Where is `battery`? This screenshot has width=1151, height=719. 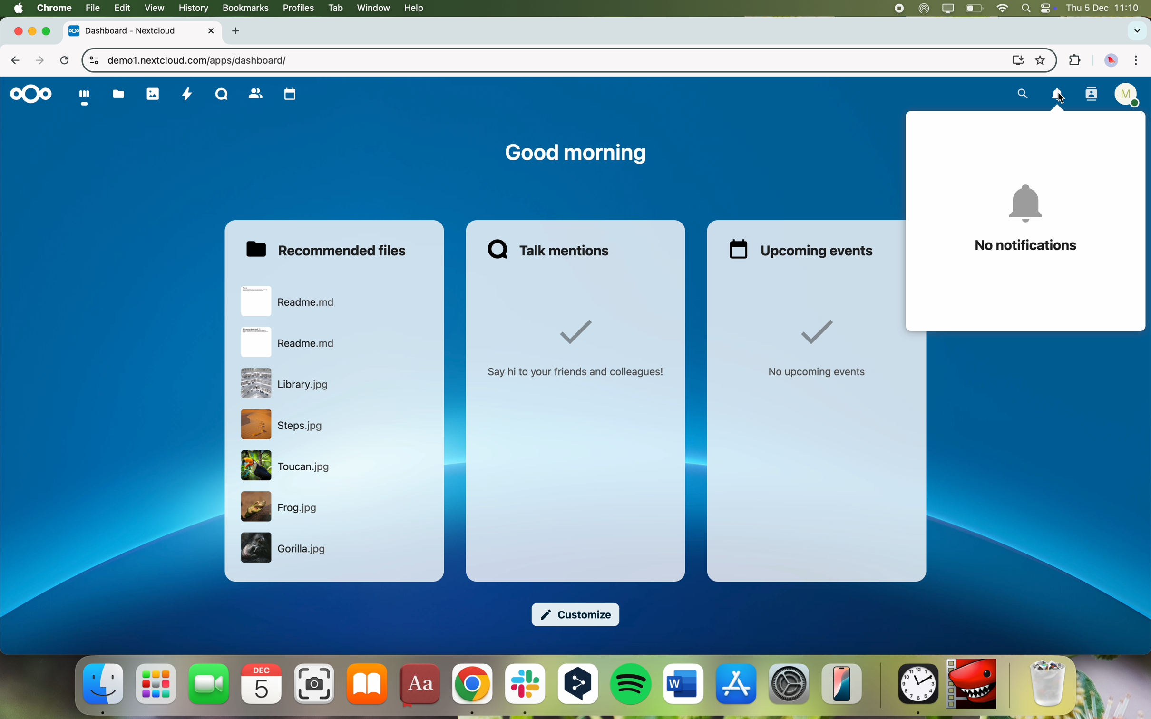
battery is located at coordinates (974, 8).